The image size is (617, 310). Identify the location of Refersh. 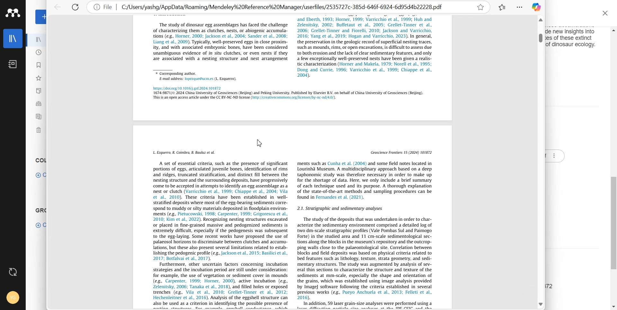
(76, 8).